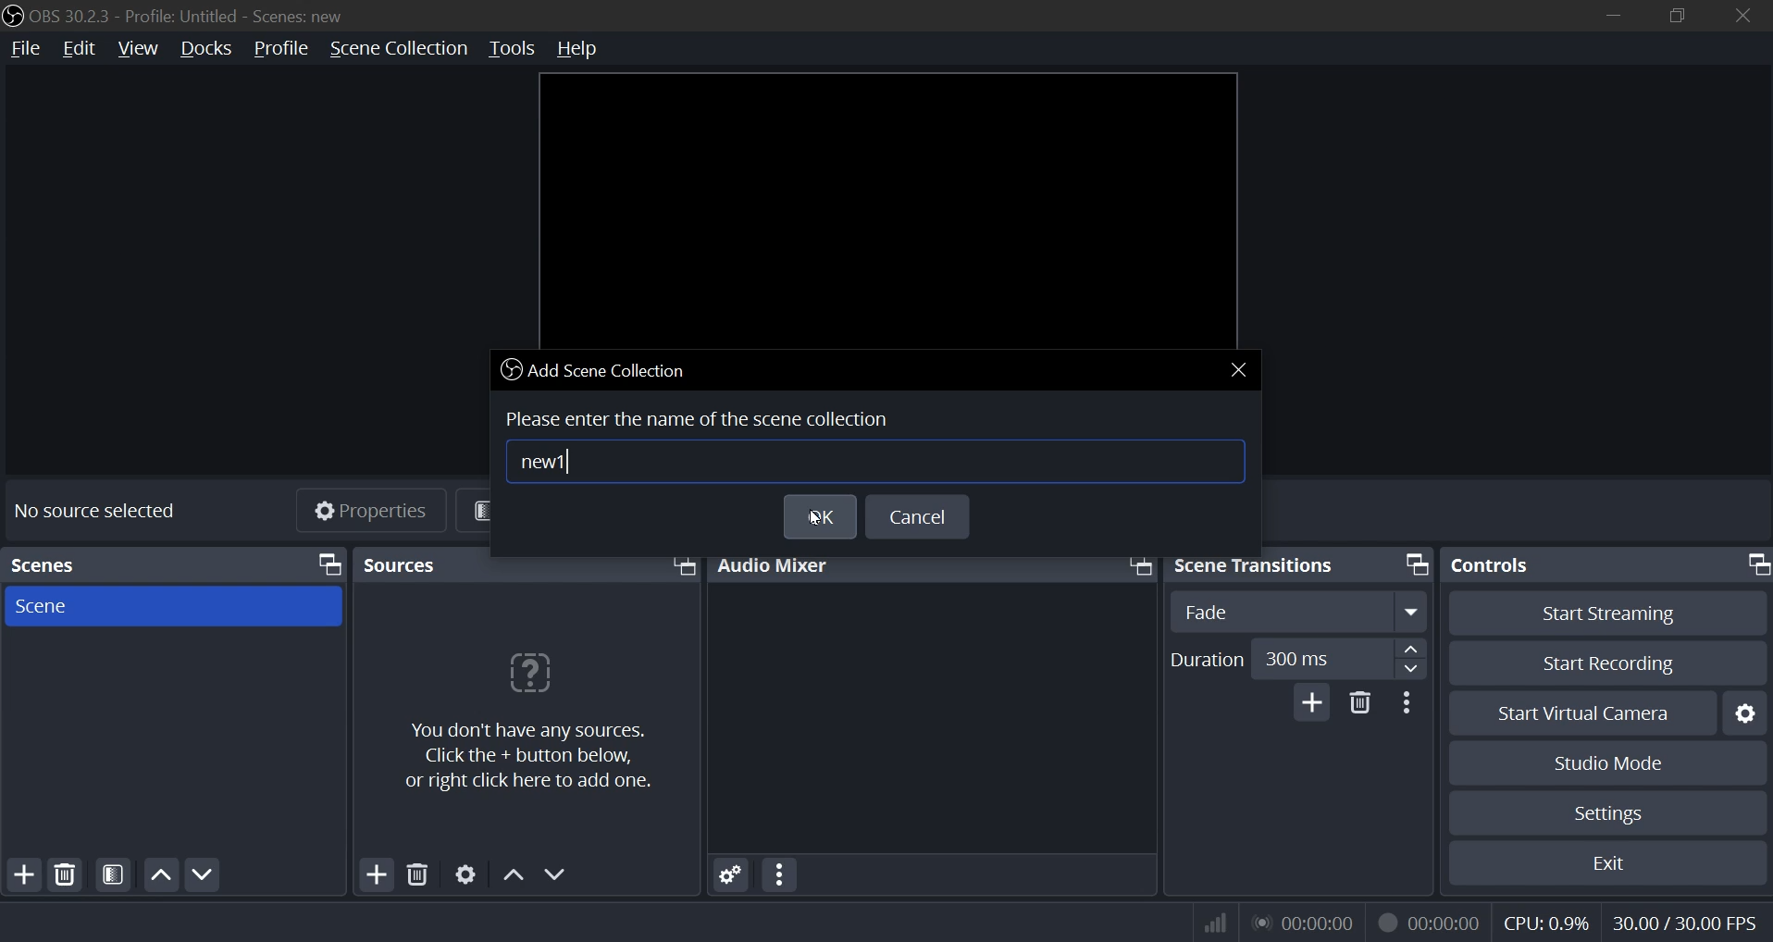 The width and height of the screenshot is (1773, 942). Describe the element at coordinates (1682, 13) in the screenshot. I see `restore down` at that location.